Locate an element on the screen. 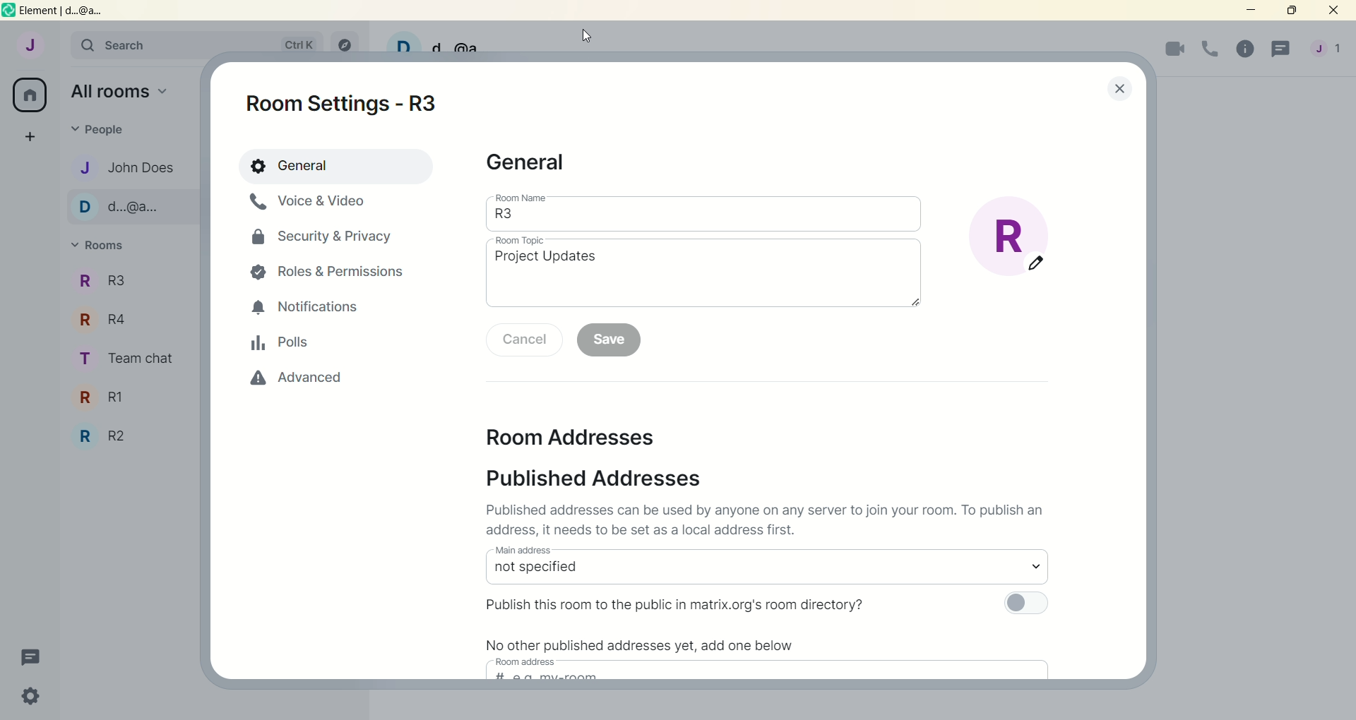 The image size is (1356, 720). room addresses is located at coordinates (571, 440).